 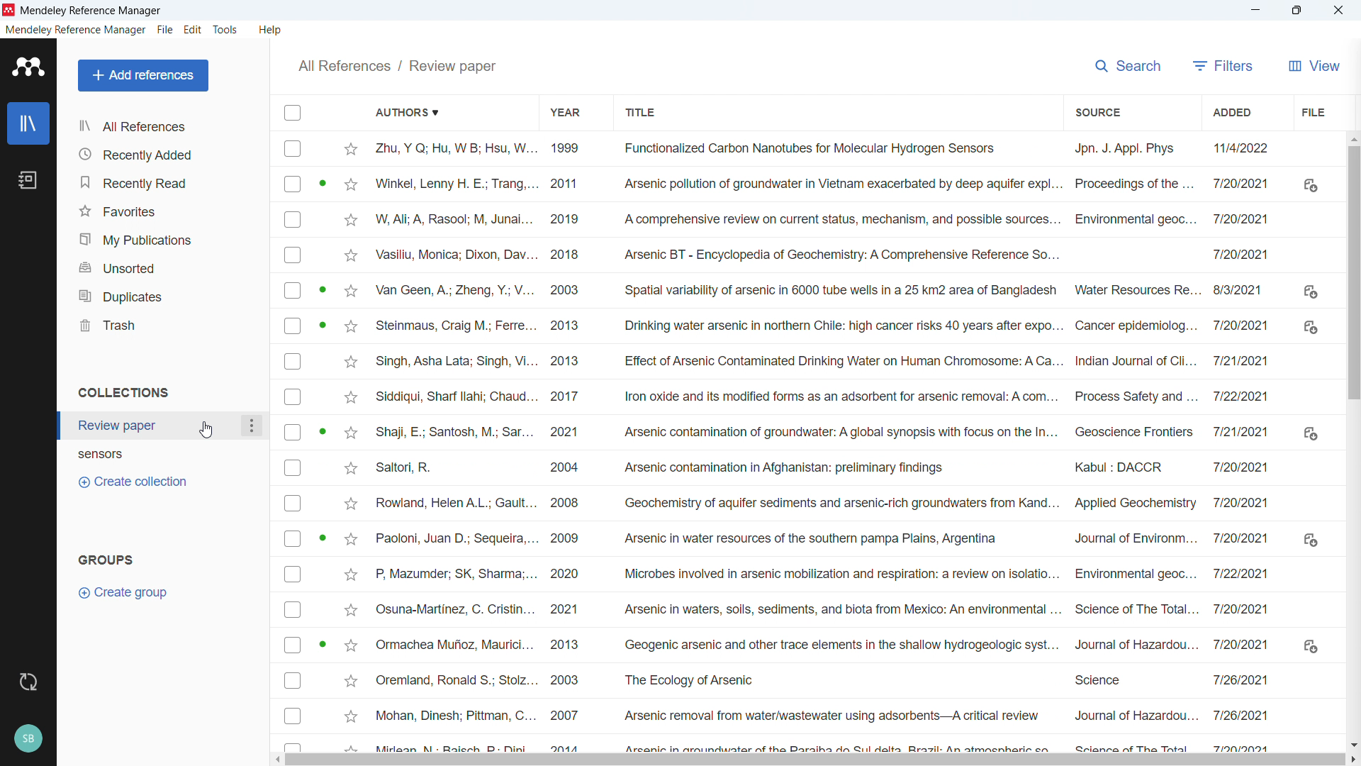 I want to click on Recently read , so click(x=165, y=183).